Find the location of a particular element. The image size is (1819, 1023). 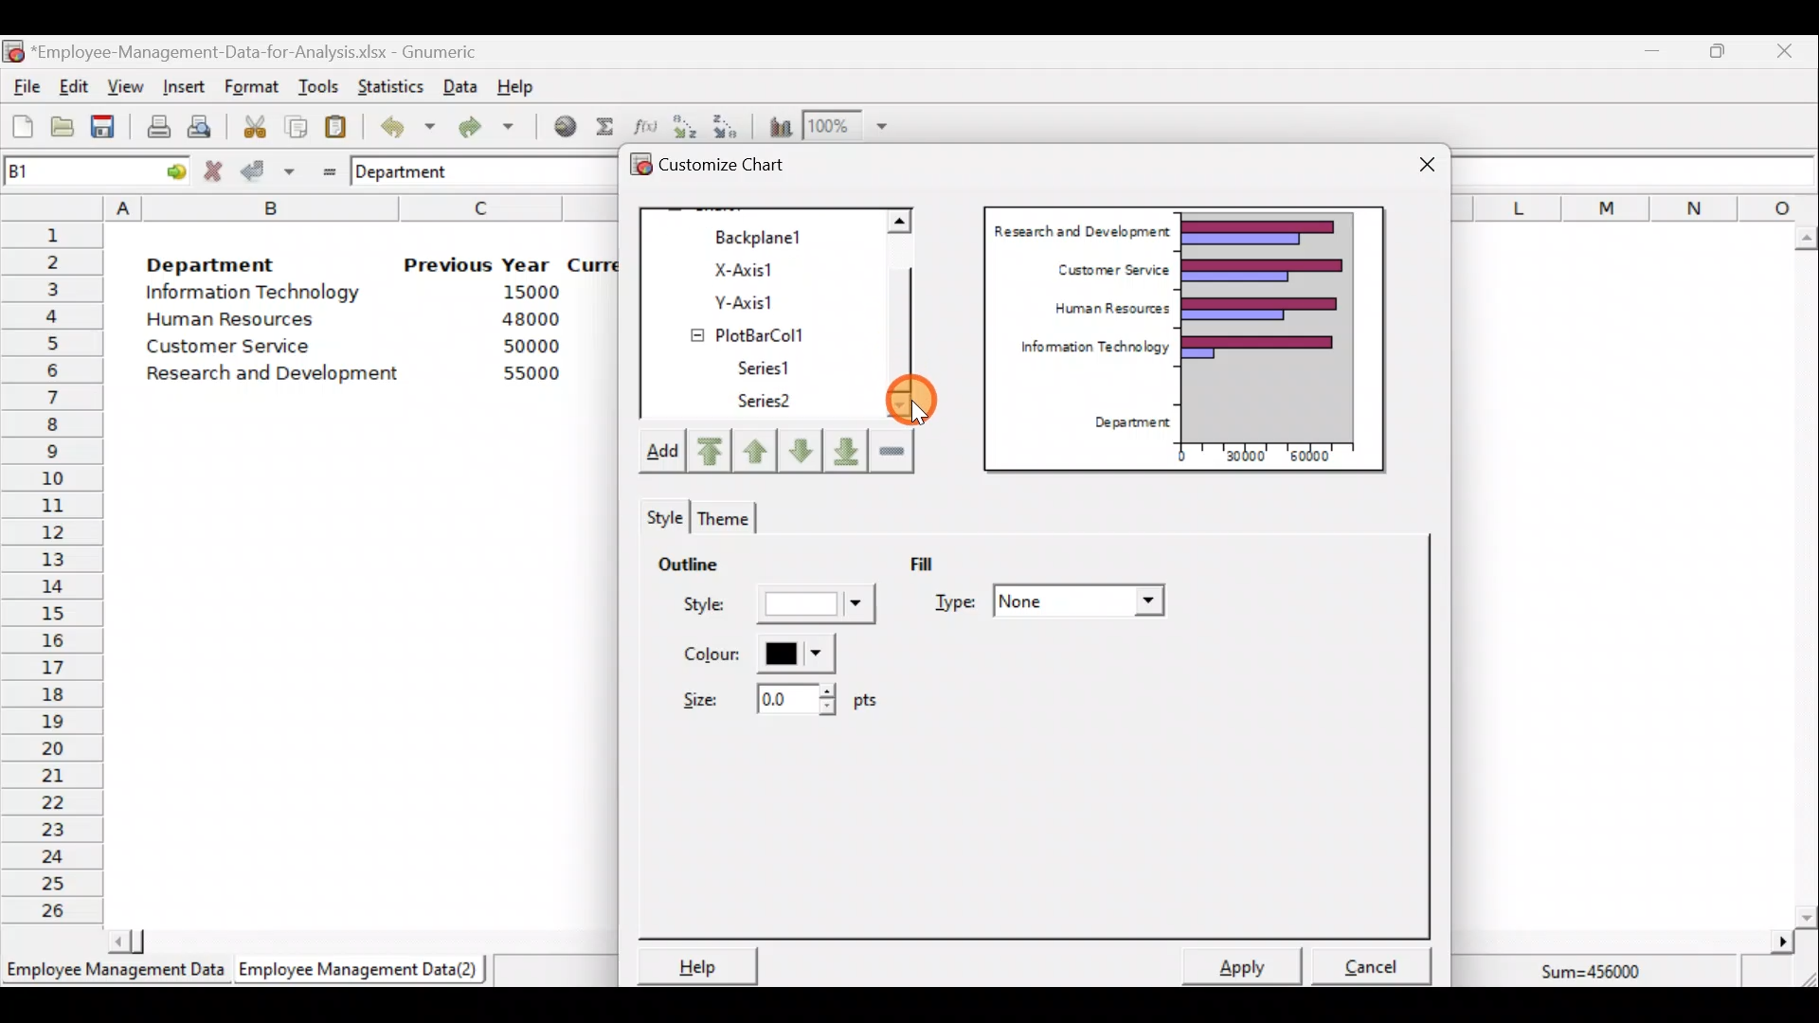

Customer Service is located at coordinates (233, 350).